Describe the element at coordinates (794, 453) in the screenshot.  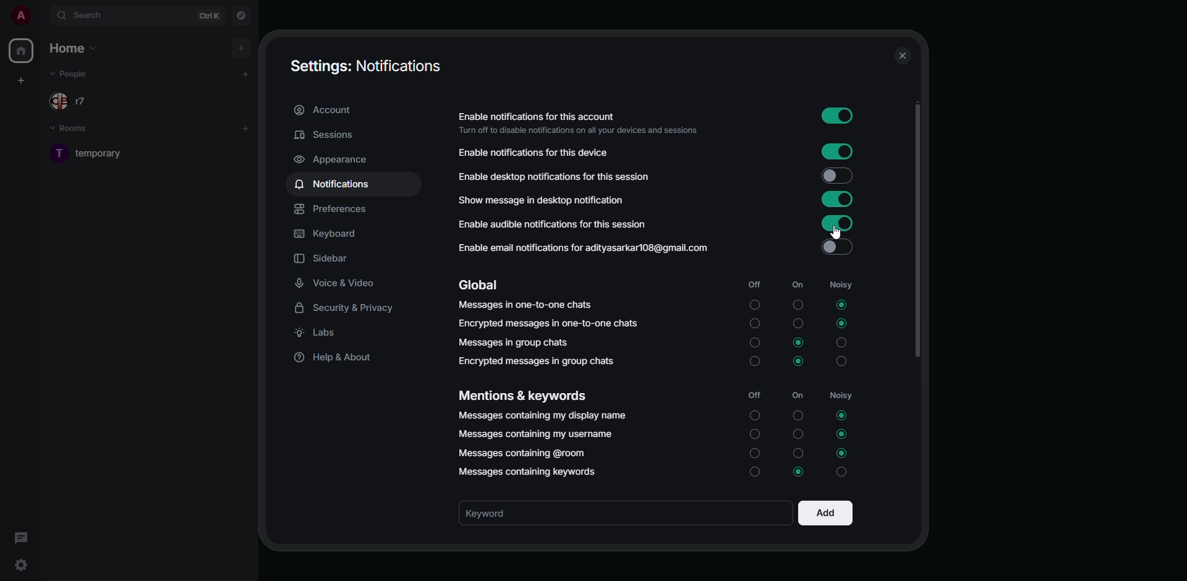
I see `on` at that location.